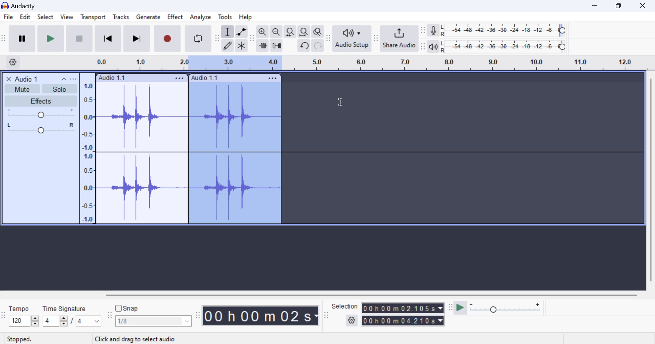 This screenshot has height=344, width=655. I want to click on Audio Clip, so click(142, 153).